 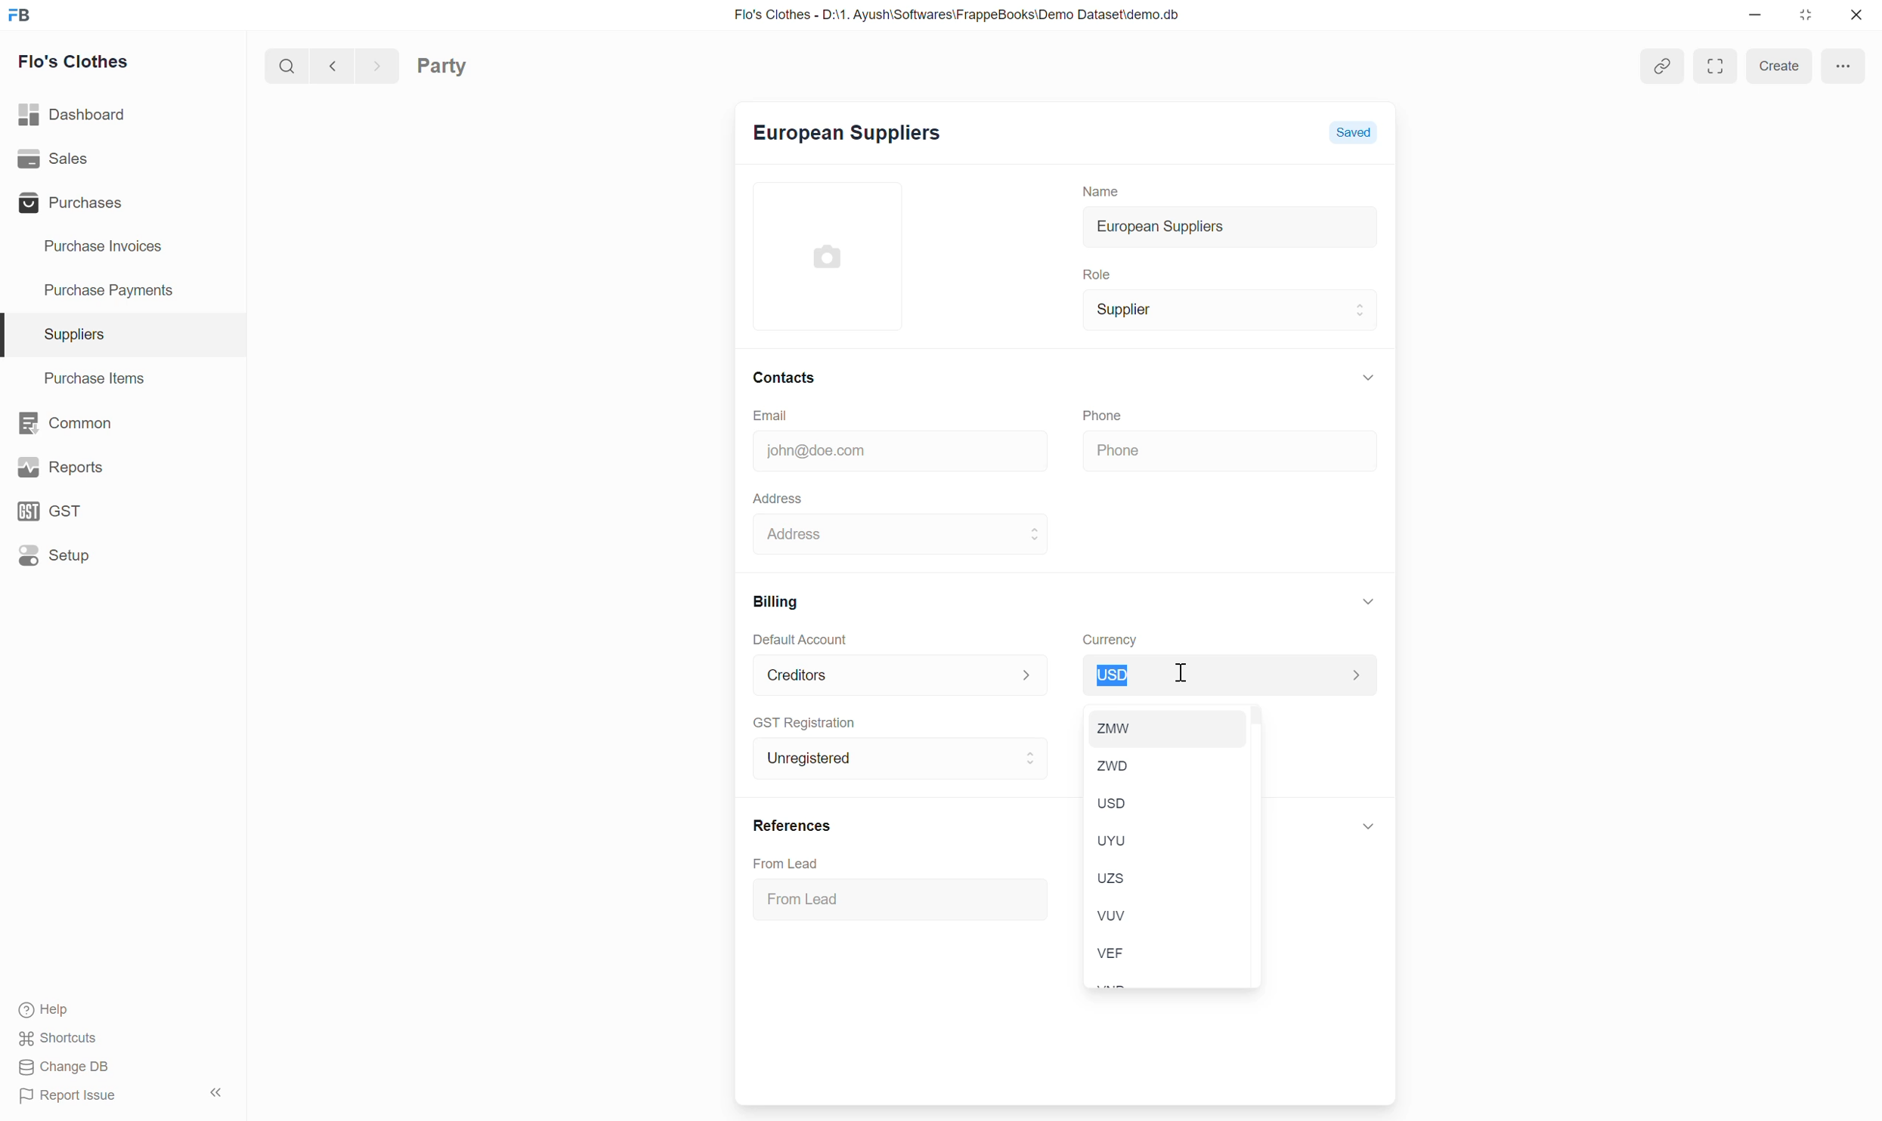 What do you see at coordinates (1113, 672) in the screenshot?
I see `usD` at bounding box center [1113, 672].